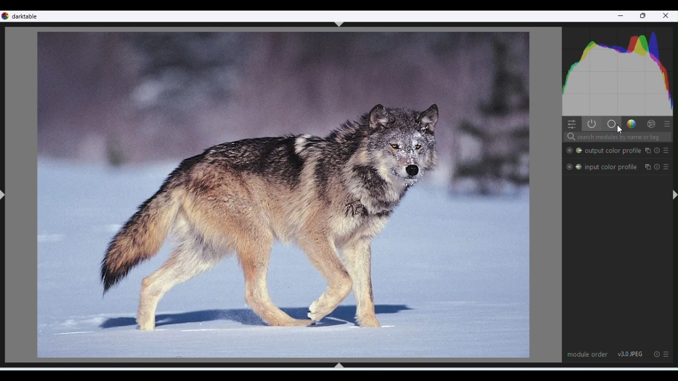  What do you see at coordinates (6, 16) in the screenshot?
I see `logo` at bounding box center [6, 16].